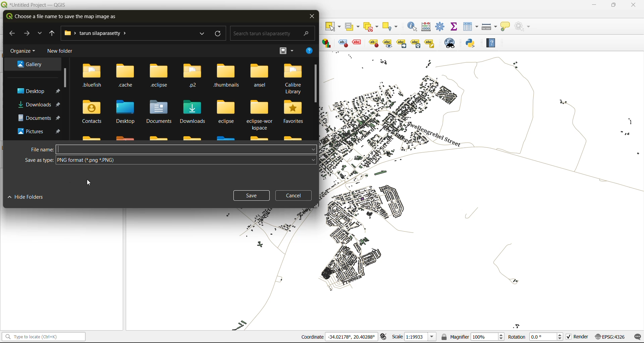 Image resolution: width=644 pixels, height=343 pixels. Describe the element at coordinates (374, 26) in the screenshot. I see `deselect value` at that location.